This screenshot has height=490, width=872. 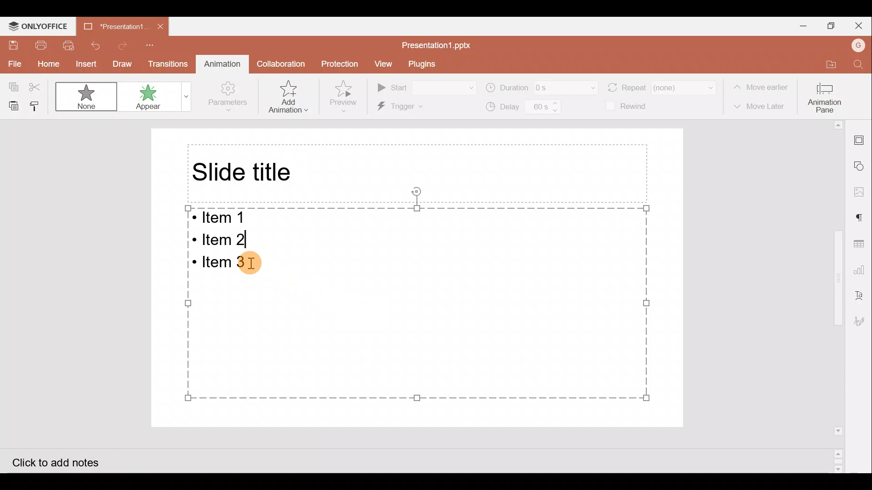 What do you see at coordinates (862, 165) in the screenshot?
I see `Shapes settings` at bounding box center [862, 165].